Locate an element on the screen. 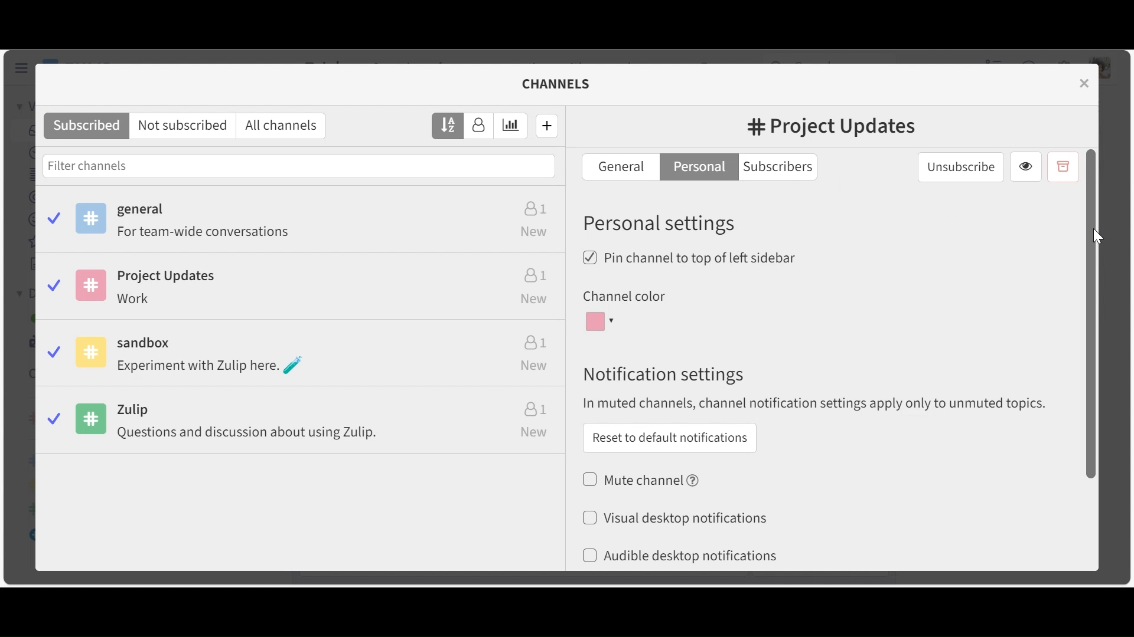  unsubscribe is located at coordinates (961, 166).